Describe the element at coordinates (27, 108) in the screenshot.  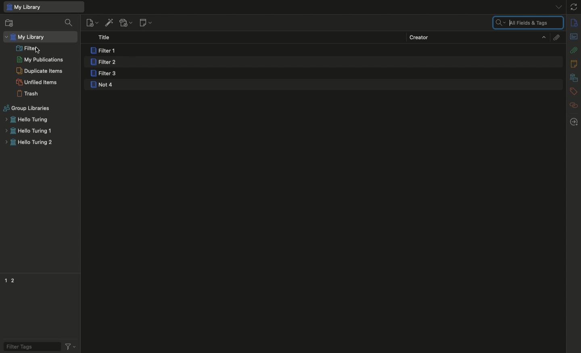
I see `Group libraries` at that location.